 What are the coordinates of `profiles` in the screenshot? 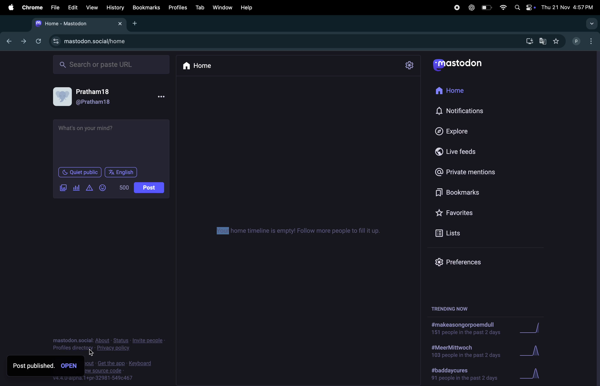 It's located at (177, 8).